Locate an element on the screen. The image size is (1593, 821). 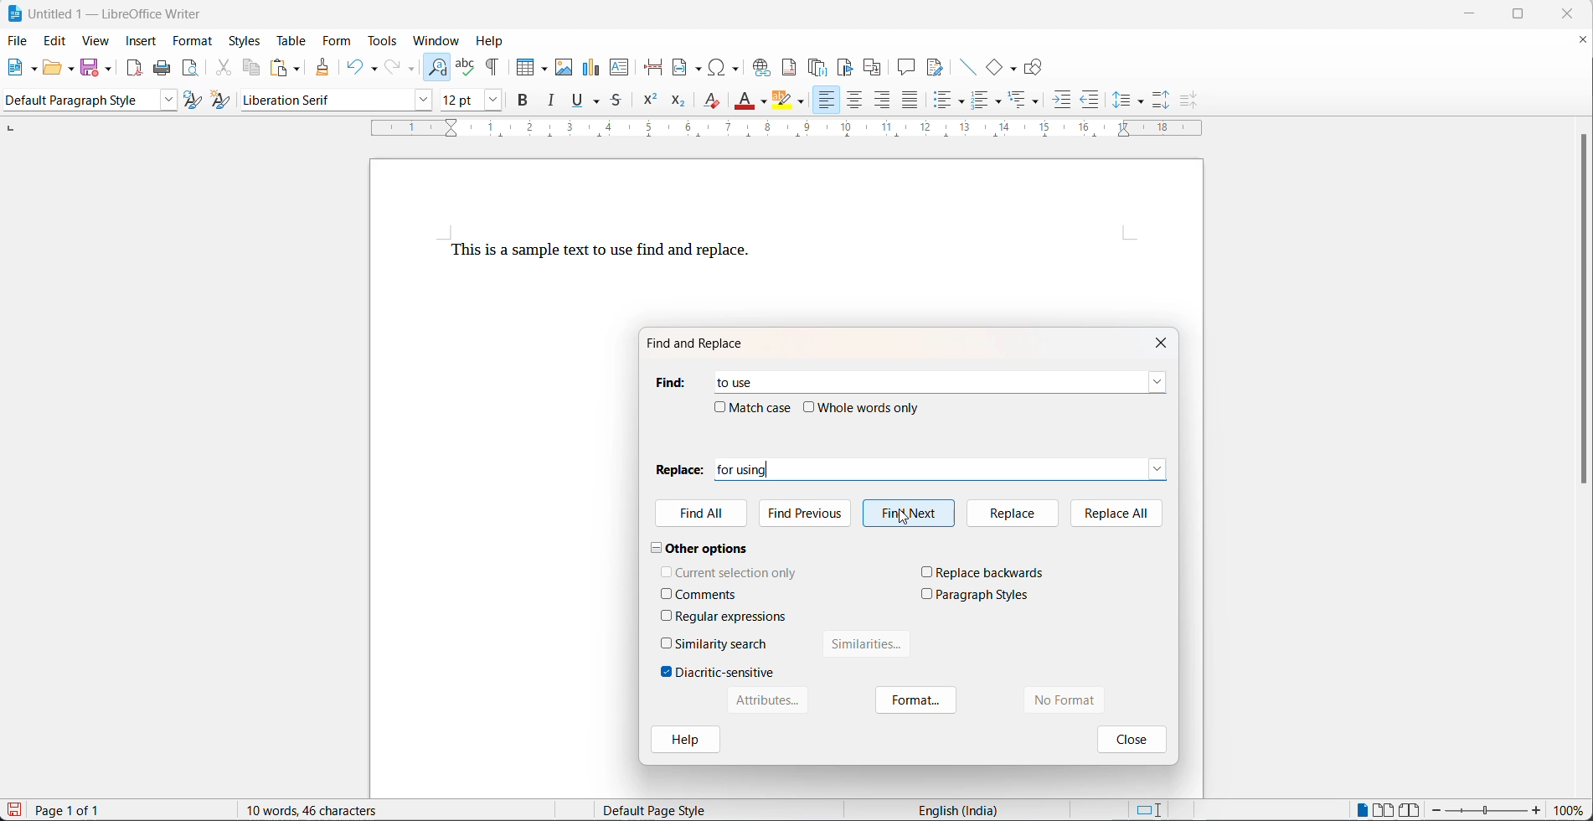
replace backwards is located at coordinates (992, 572).